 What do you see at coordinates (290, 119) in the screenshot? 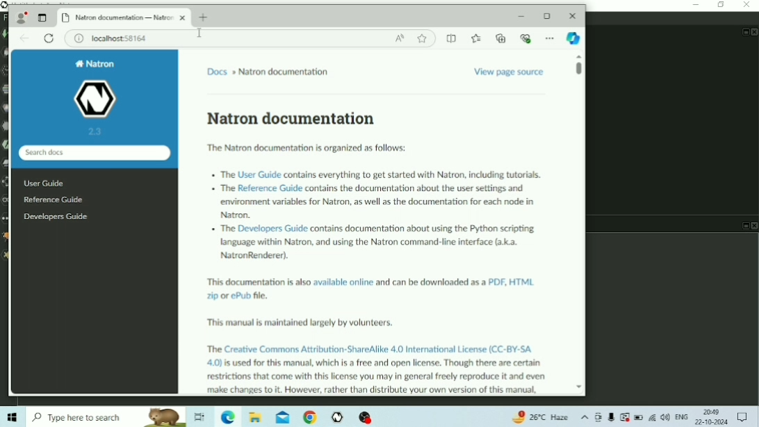
I see `Natron documentation` at bounding box center [290, 119].